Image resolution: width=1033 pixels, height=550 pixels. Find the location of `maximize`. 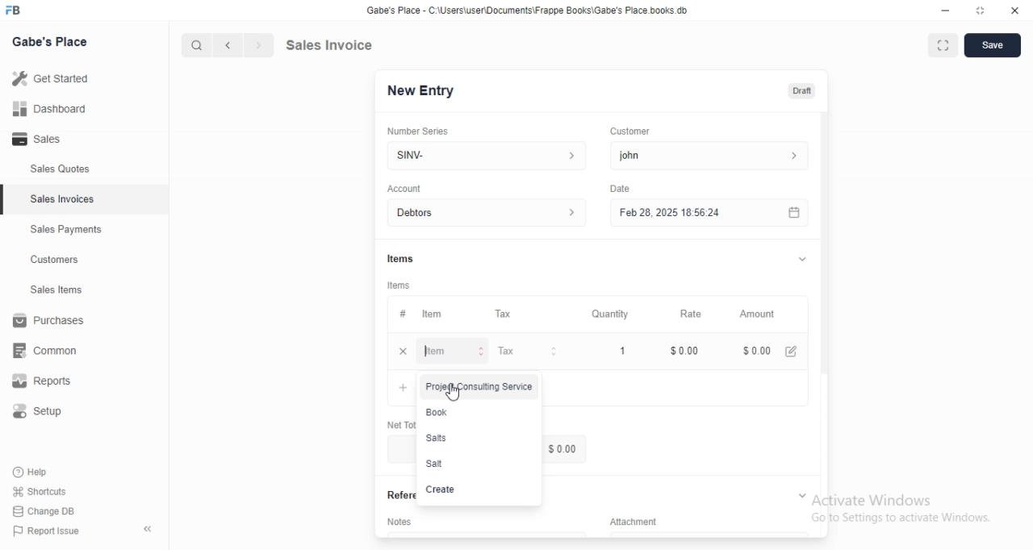

maximize is located at coordinates (981, 12).